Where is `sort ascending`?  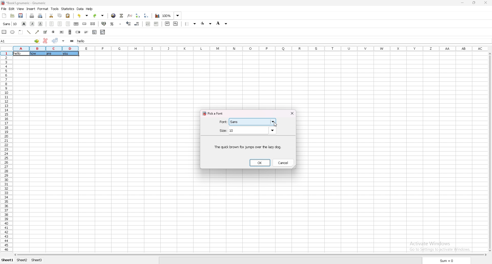 sort ascending is located at coordinates (138, 15).